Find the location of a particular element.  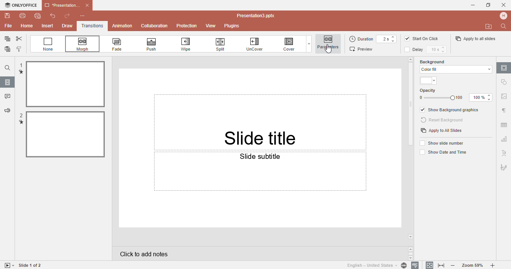

Show background graphics is located at coordinates (450, 110).